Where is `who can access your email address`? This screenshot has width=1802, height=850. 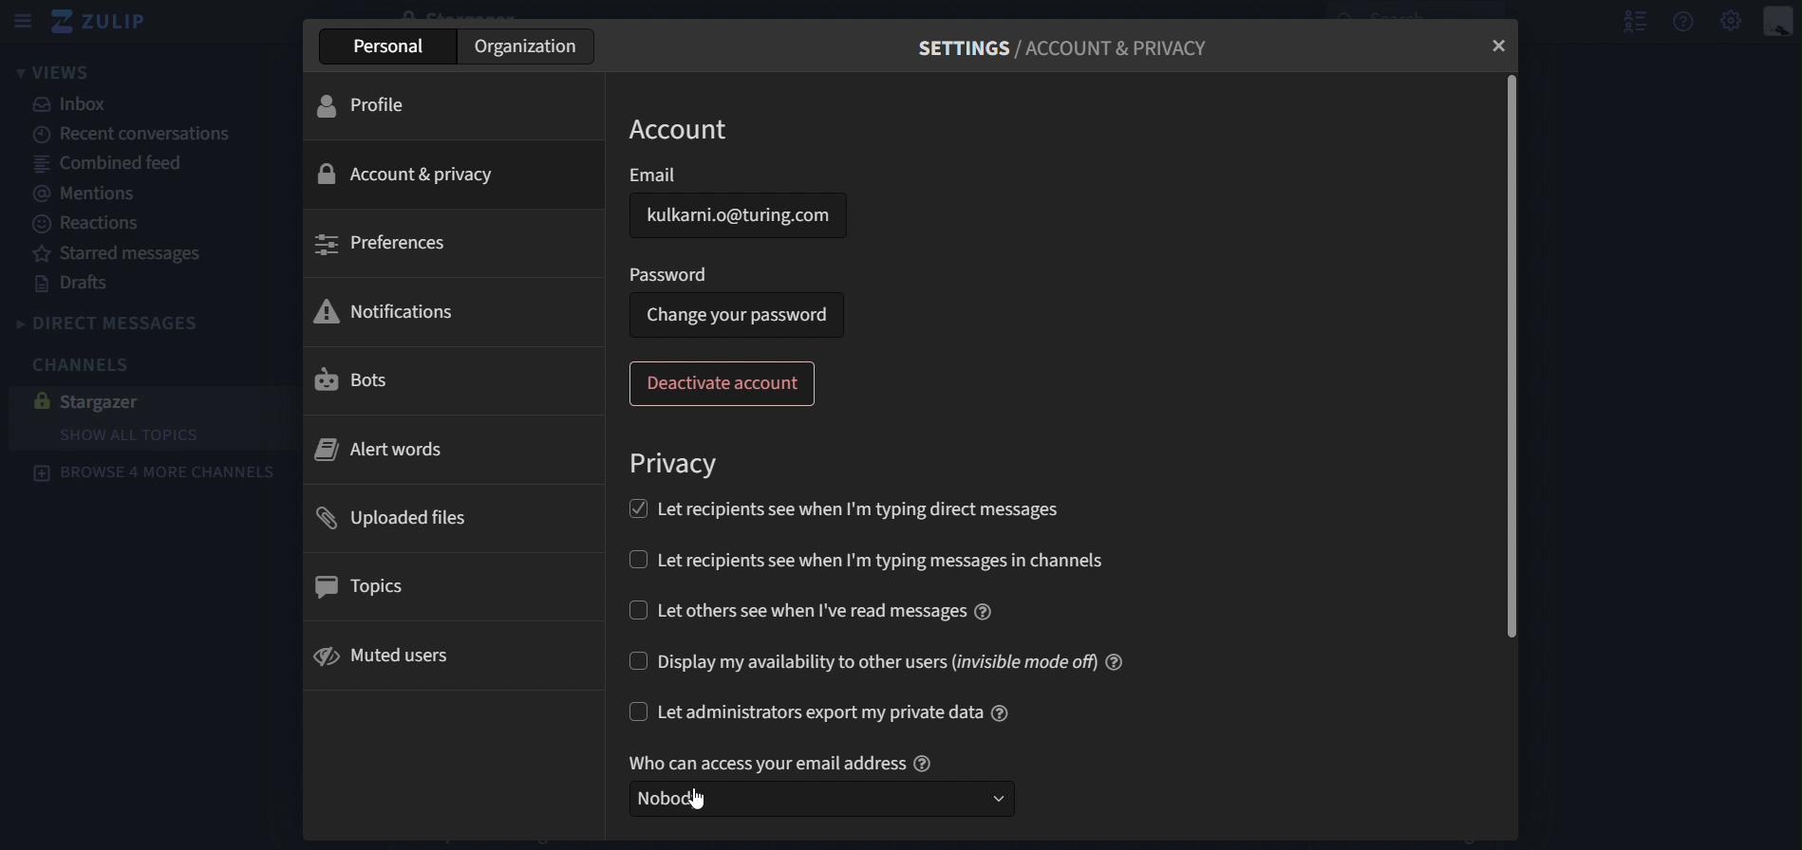
who can access your email address is located at coordinates (779, 763).